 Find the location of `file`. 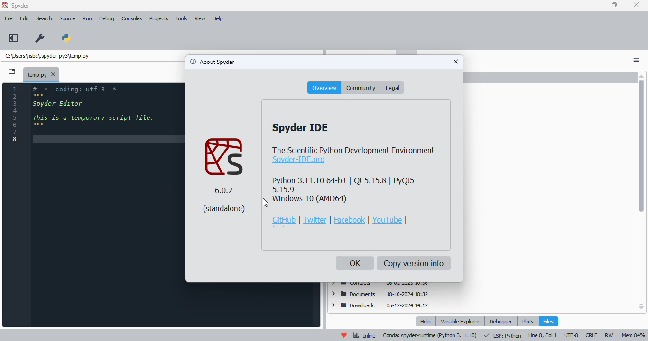

file is located at coordinates (9, 19).